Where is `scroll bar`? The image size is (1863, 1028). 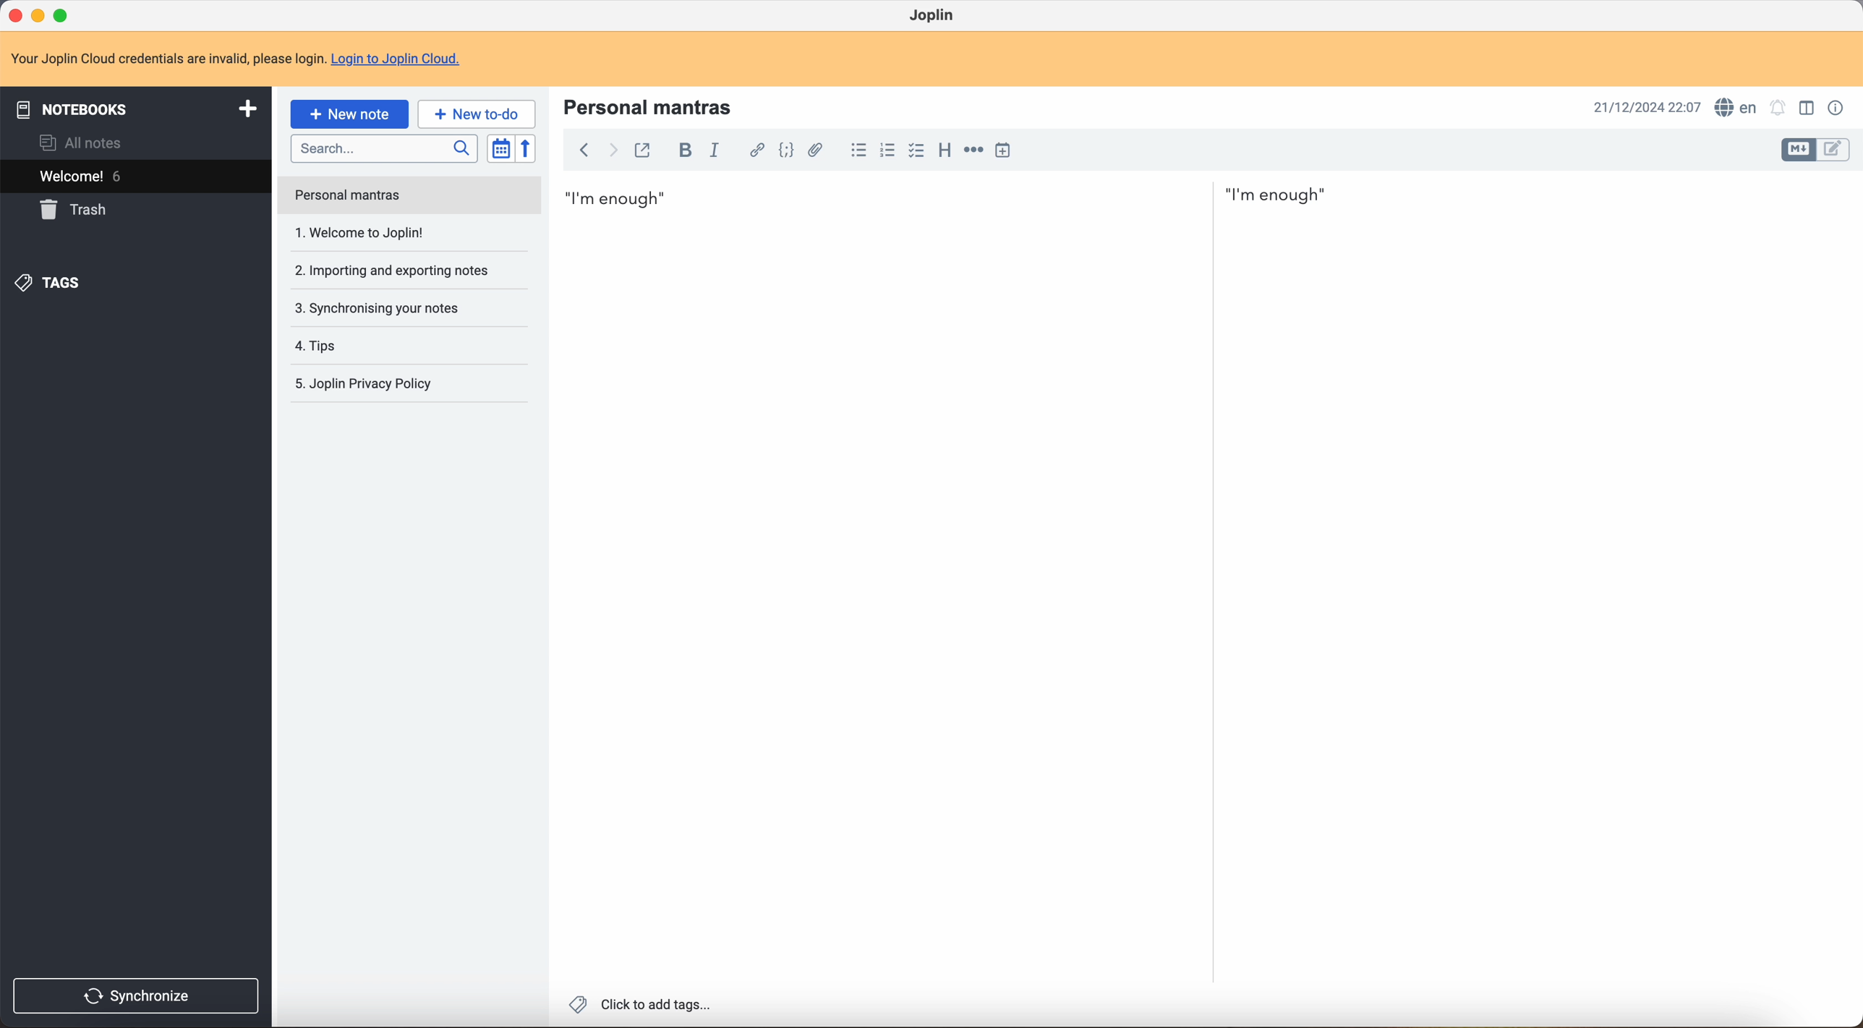 scroll bar is located at coordinates (1210, 460).